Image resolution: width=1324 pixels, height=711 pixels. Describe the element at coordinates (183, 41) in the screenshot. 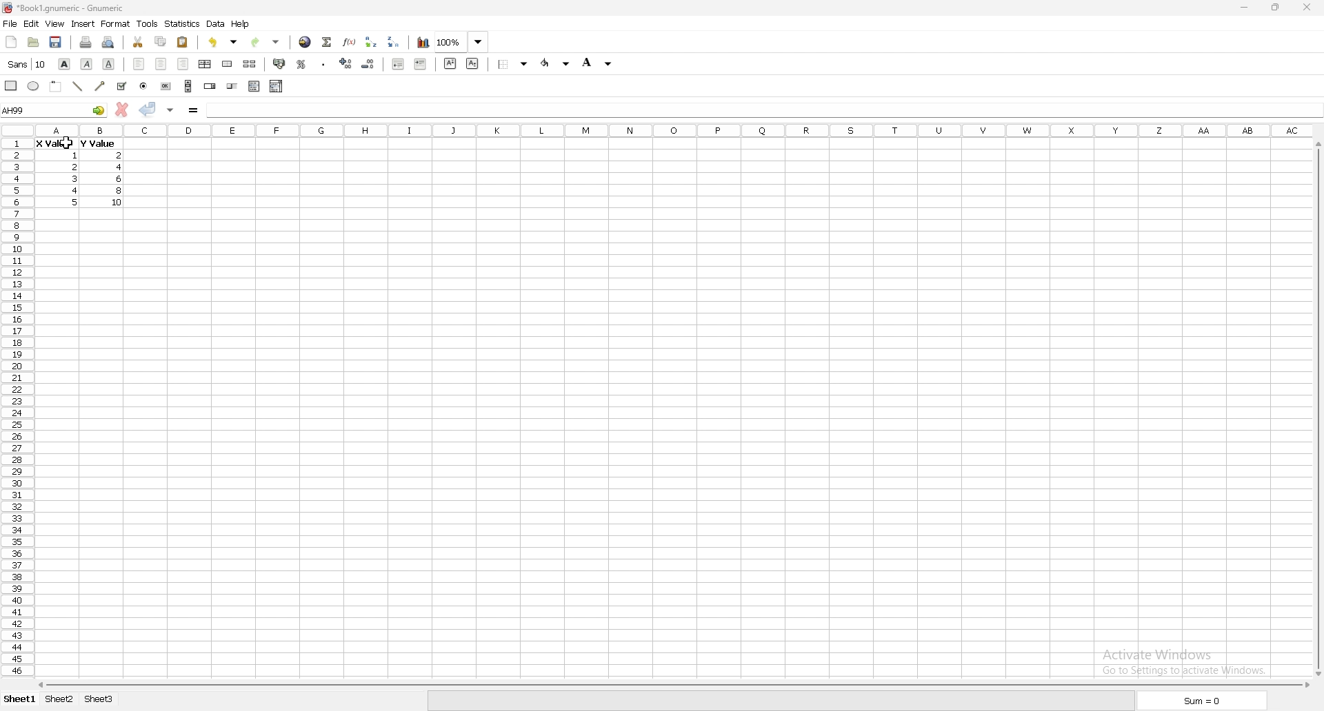

I see `paste` at that location.